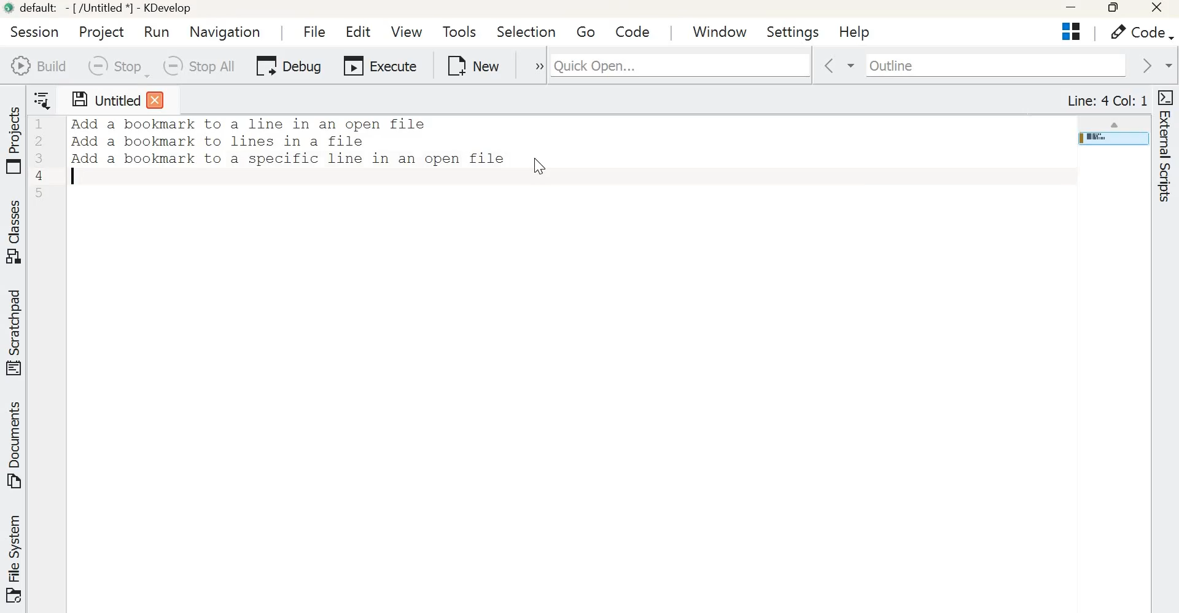 The image size is (1179, 613). I want to click on Stop all, so click(201, 65).